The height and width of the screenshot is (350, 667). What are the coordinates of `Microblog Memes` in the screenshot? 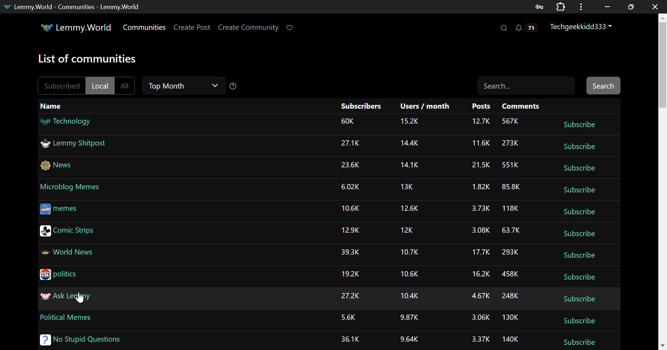 It's located at (73, 186).